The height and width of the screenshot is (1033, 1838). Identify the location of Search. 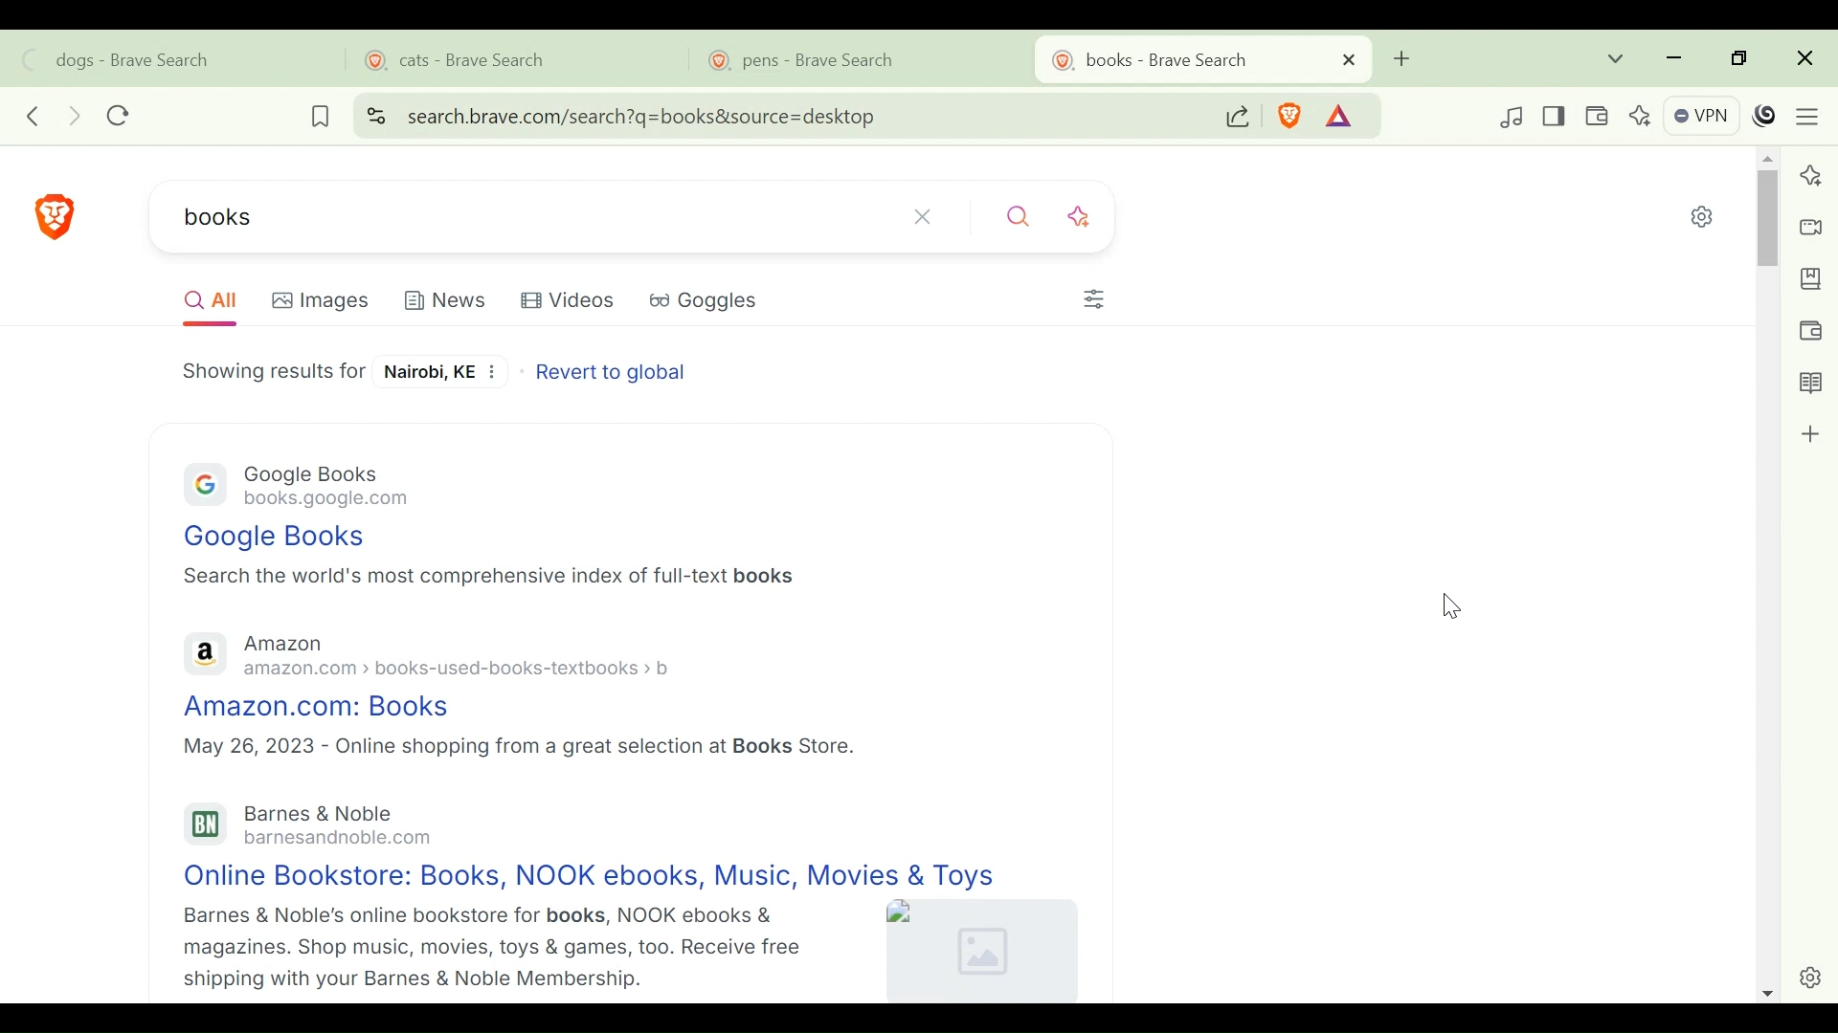
(1001, 218).